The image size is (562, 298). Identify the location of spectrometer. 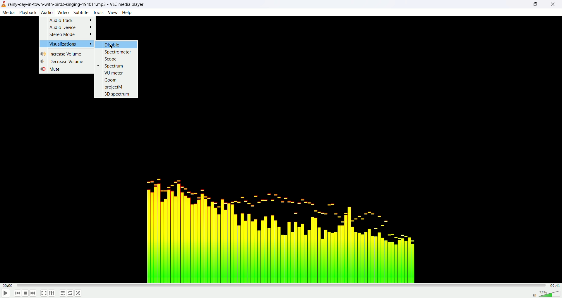
(118, 52).